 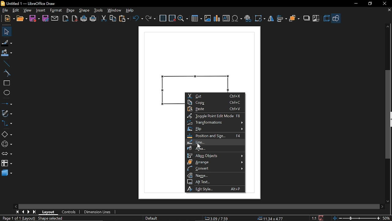 What do you see at coordinates (7, 113) in the screenshot?
I see `curves and polygons` at bounding box center [7, 113].